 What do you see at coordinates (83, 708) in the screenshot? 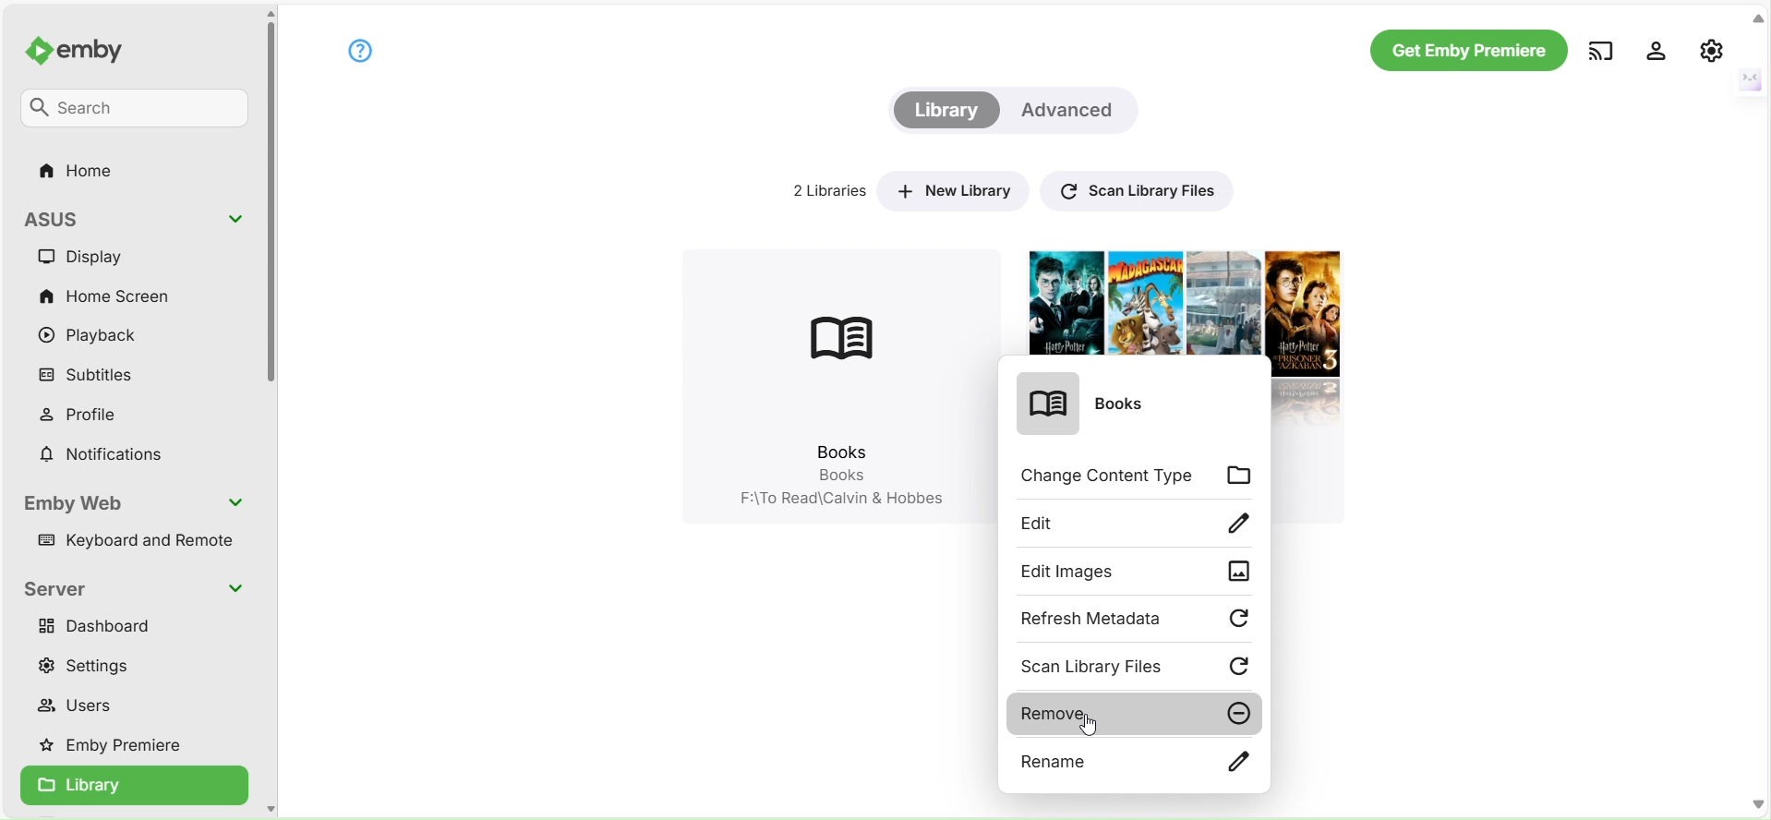
I see `Users` at bounding box center [83, 708].